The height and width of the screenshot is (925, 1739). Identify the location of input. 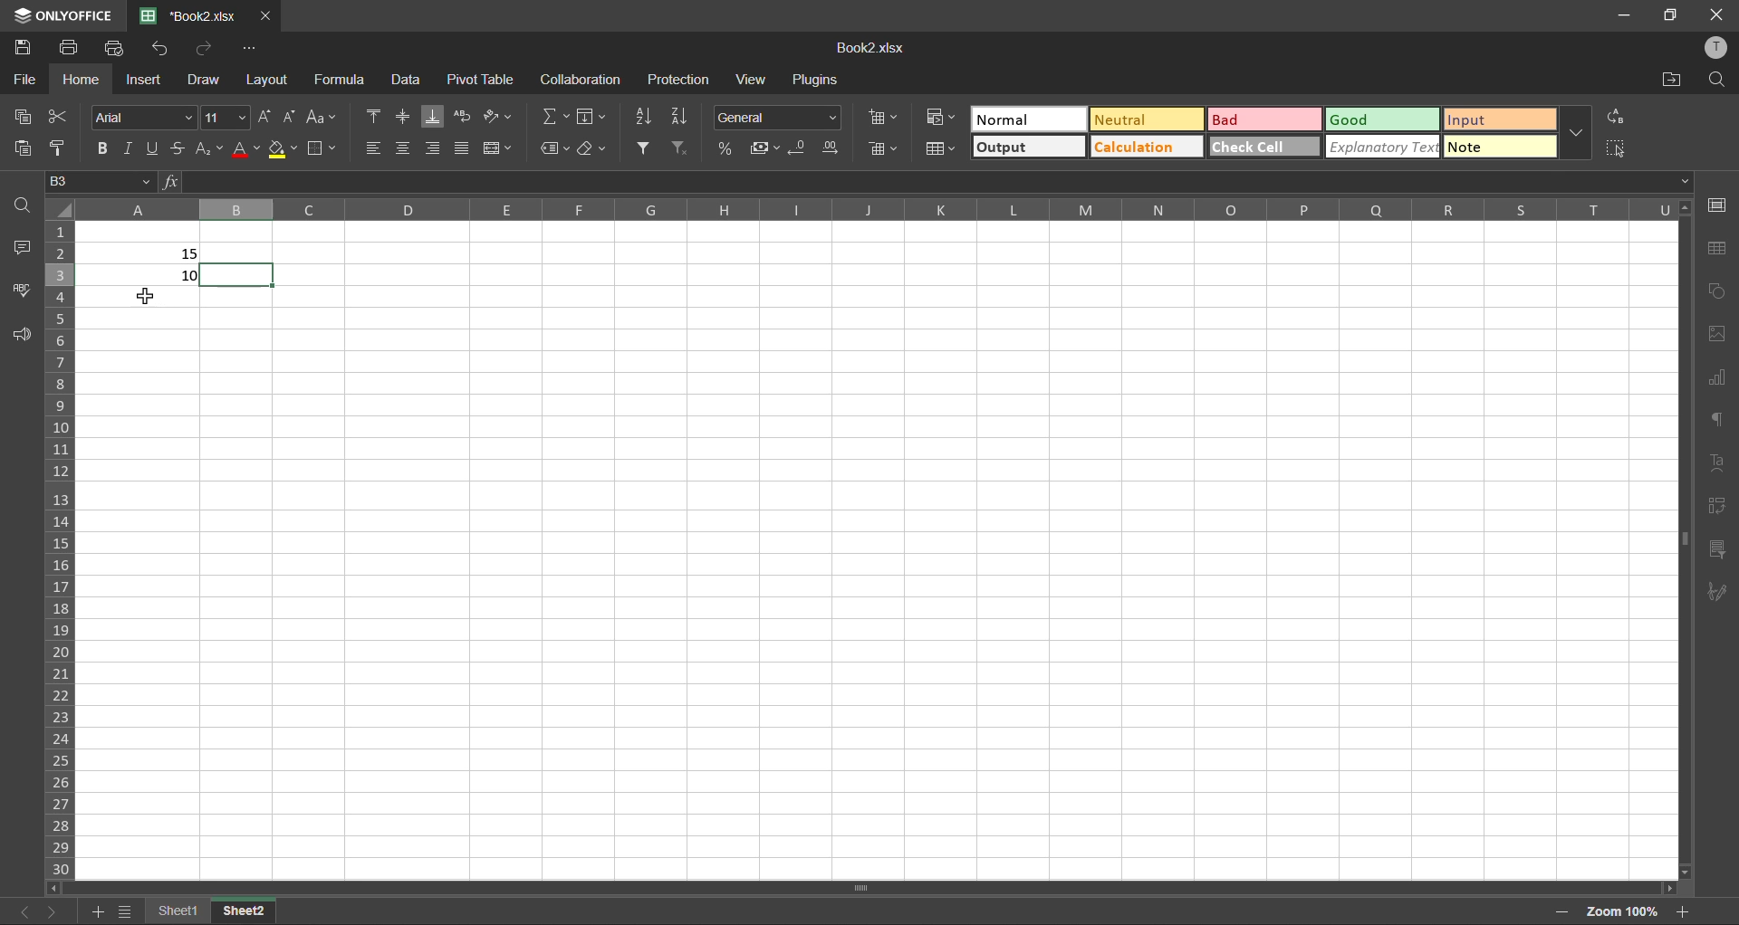
(1499, 120).